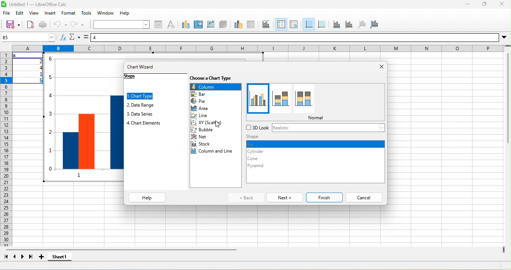  Describe the element at coordinates (140, 96) in the screenshot. I see `chart type` at that location.